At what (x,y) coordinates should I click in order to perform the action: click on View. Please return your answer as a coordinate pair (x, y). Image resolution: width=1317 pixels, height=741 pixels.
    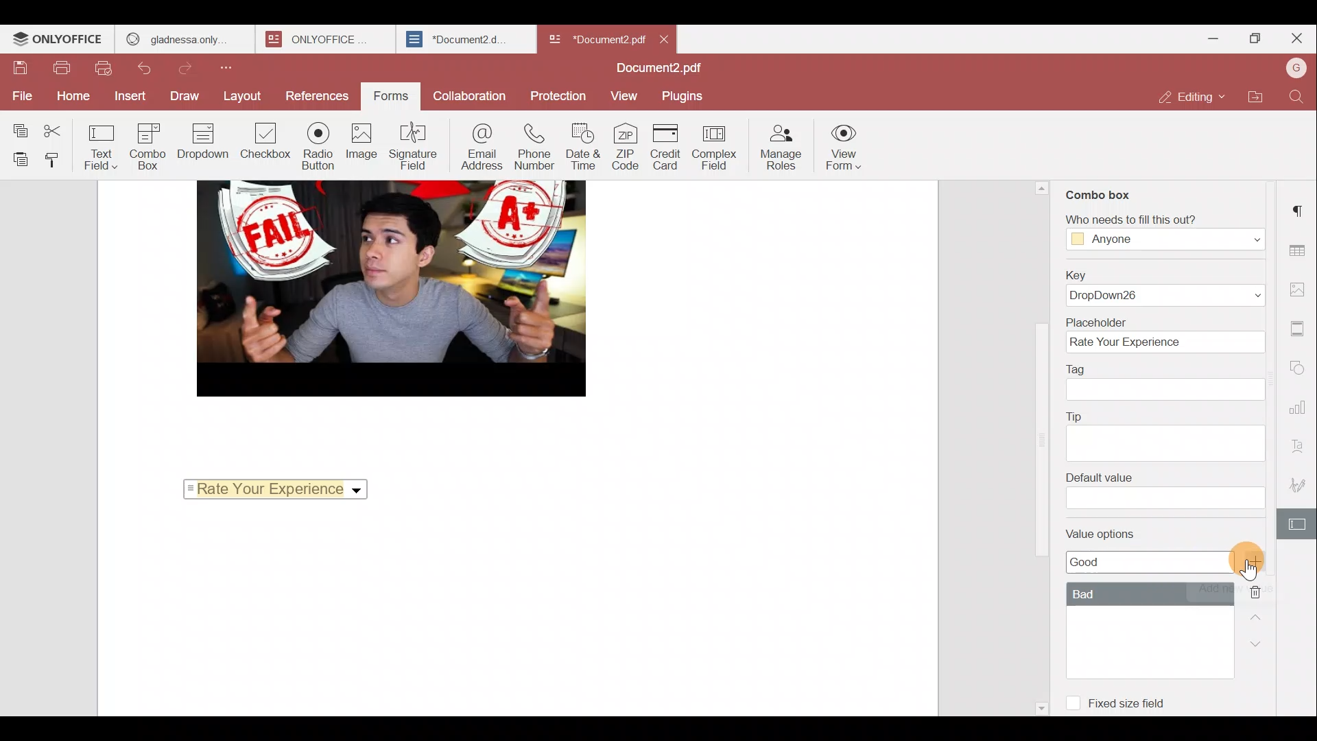
    Looking at the image, I should click on (626, 95).